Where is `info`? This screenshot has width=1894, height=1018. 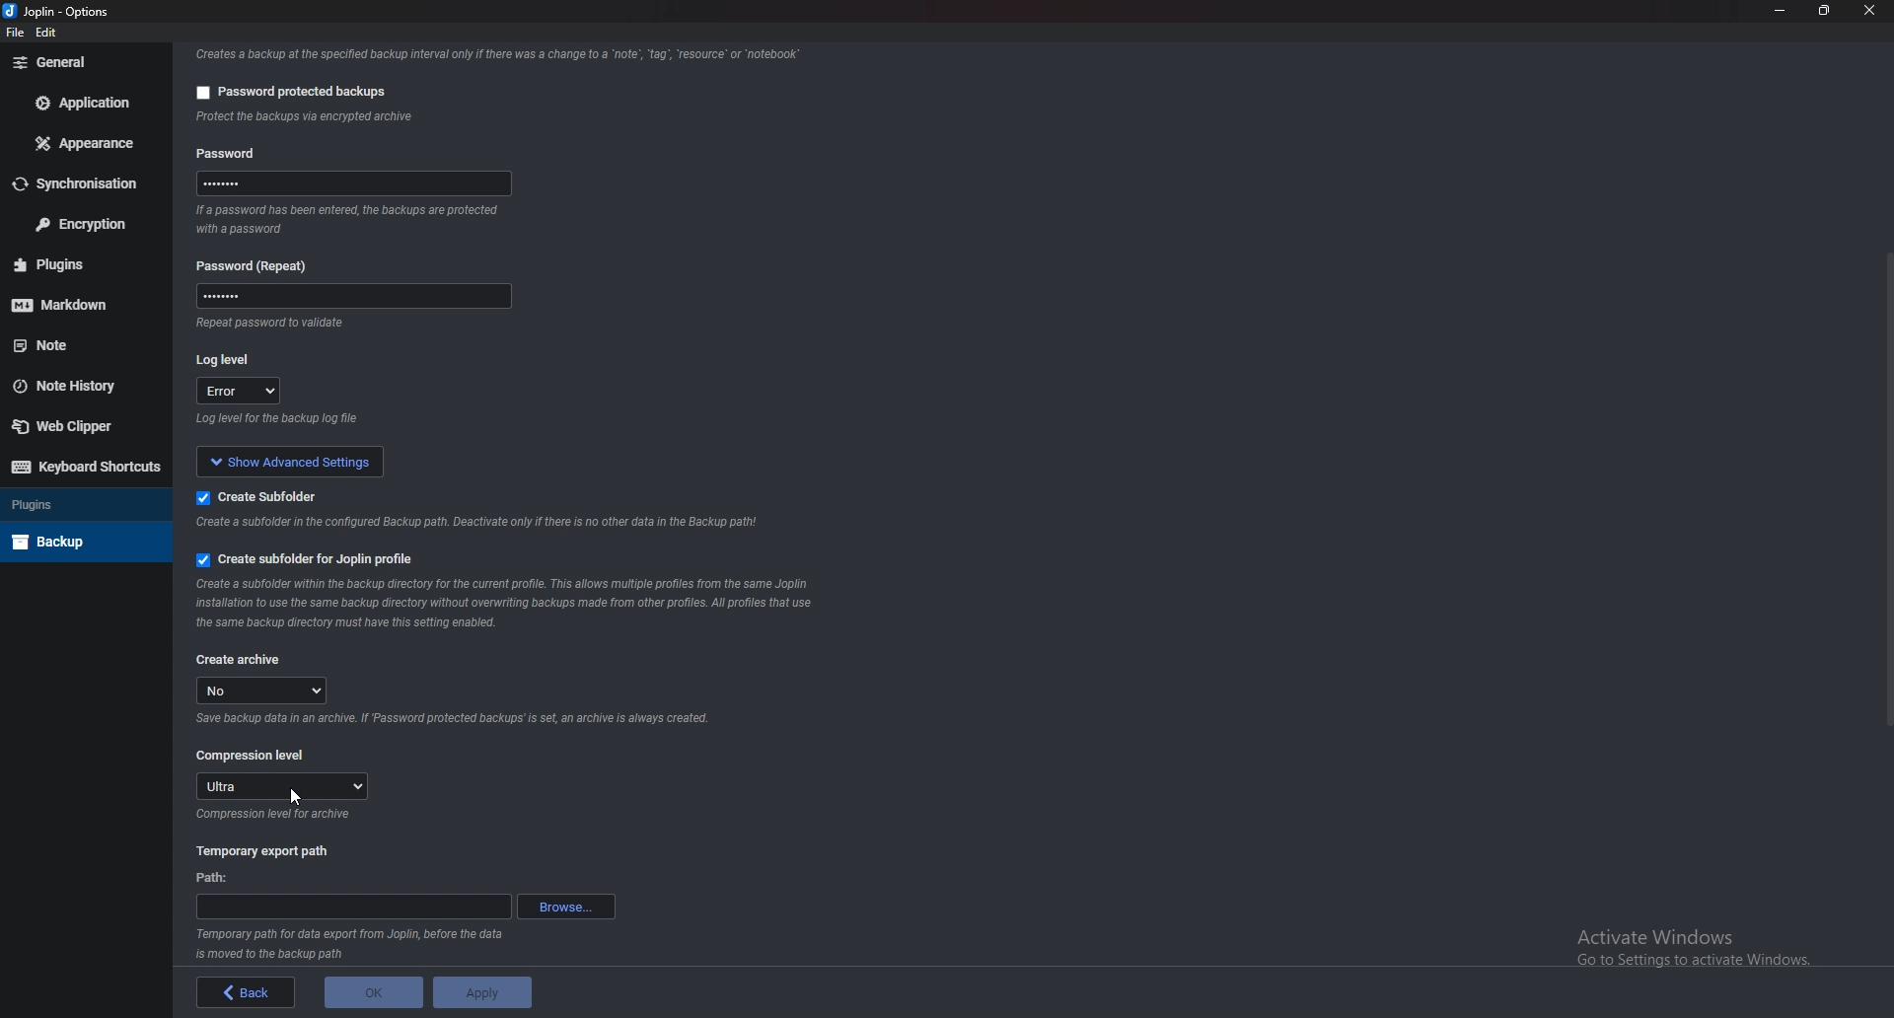
info is located at coordinates (312, 325).